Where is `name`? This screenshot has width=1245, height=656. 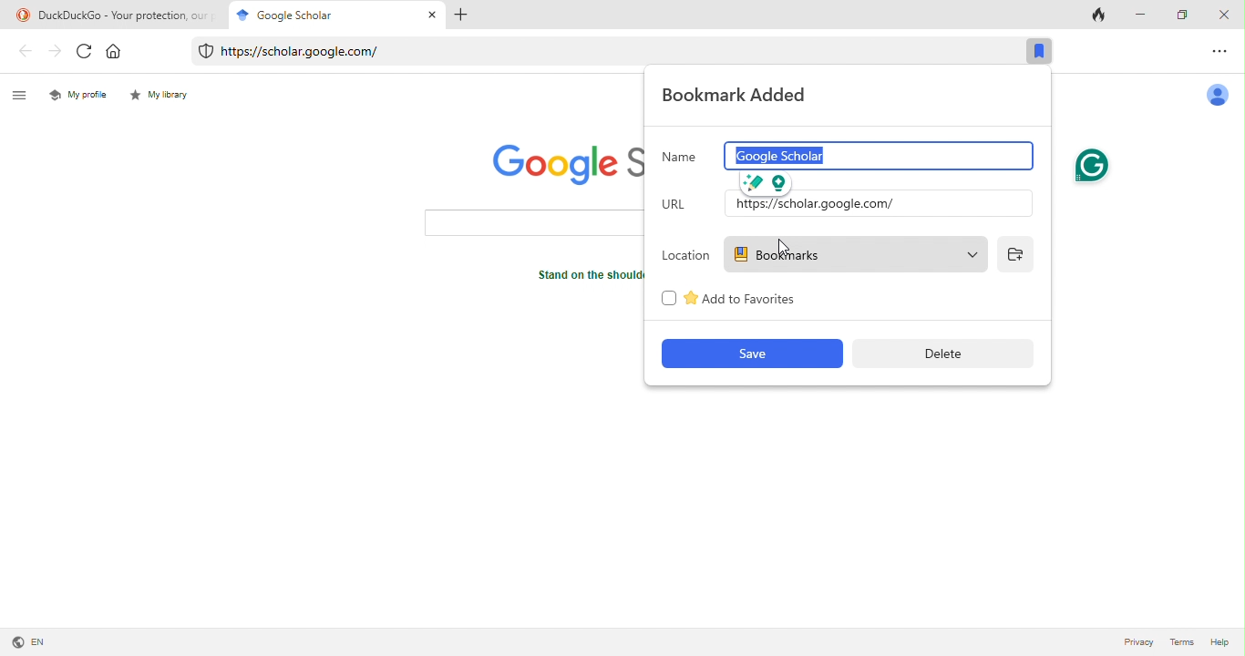
name is located at coordinates (682, 158).